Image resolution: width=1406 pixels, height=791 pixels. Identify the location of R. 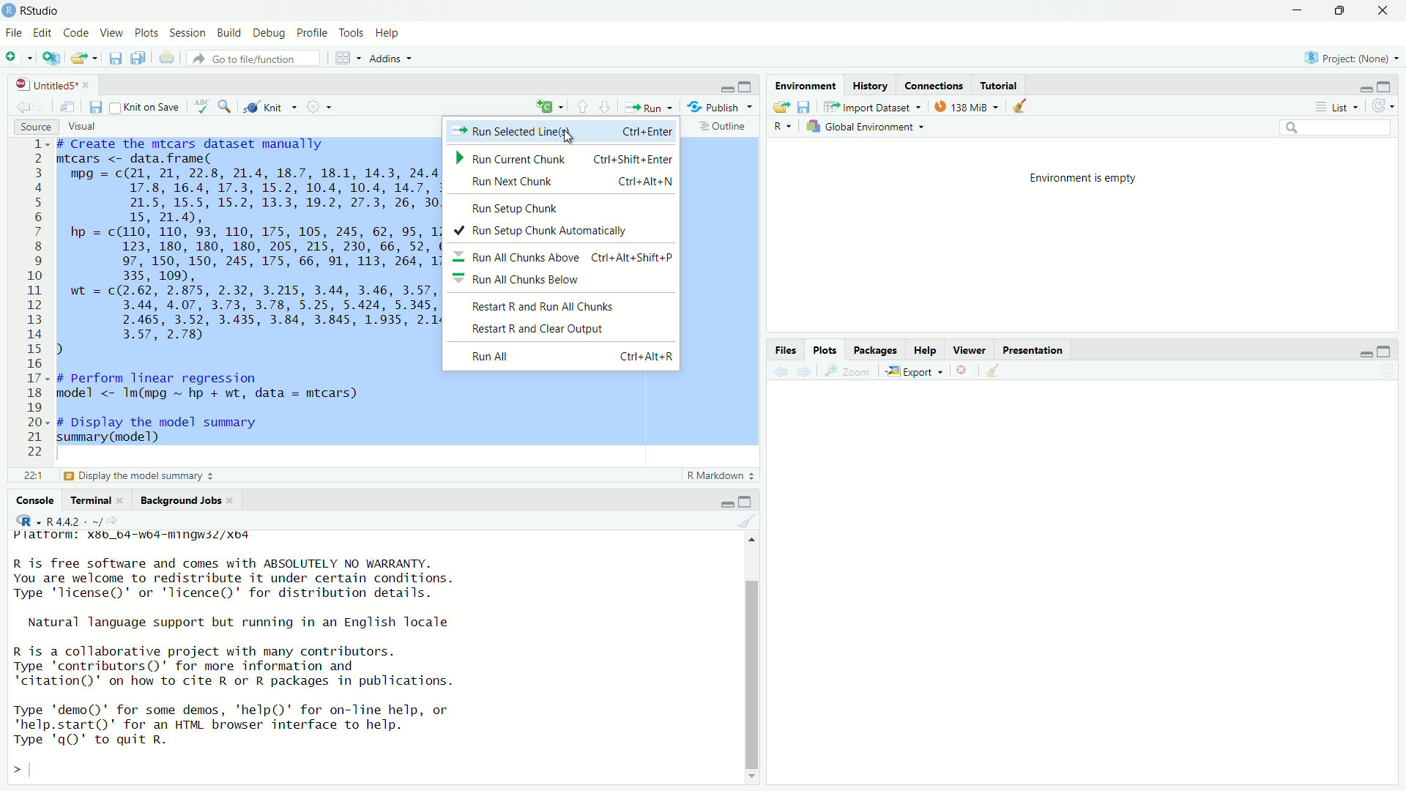
(783, 128).